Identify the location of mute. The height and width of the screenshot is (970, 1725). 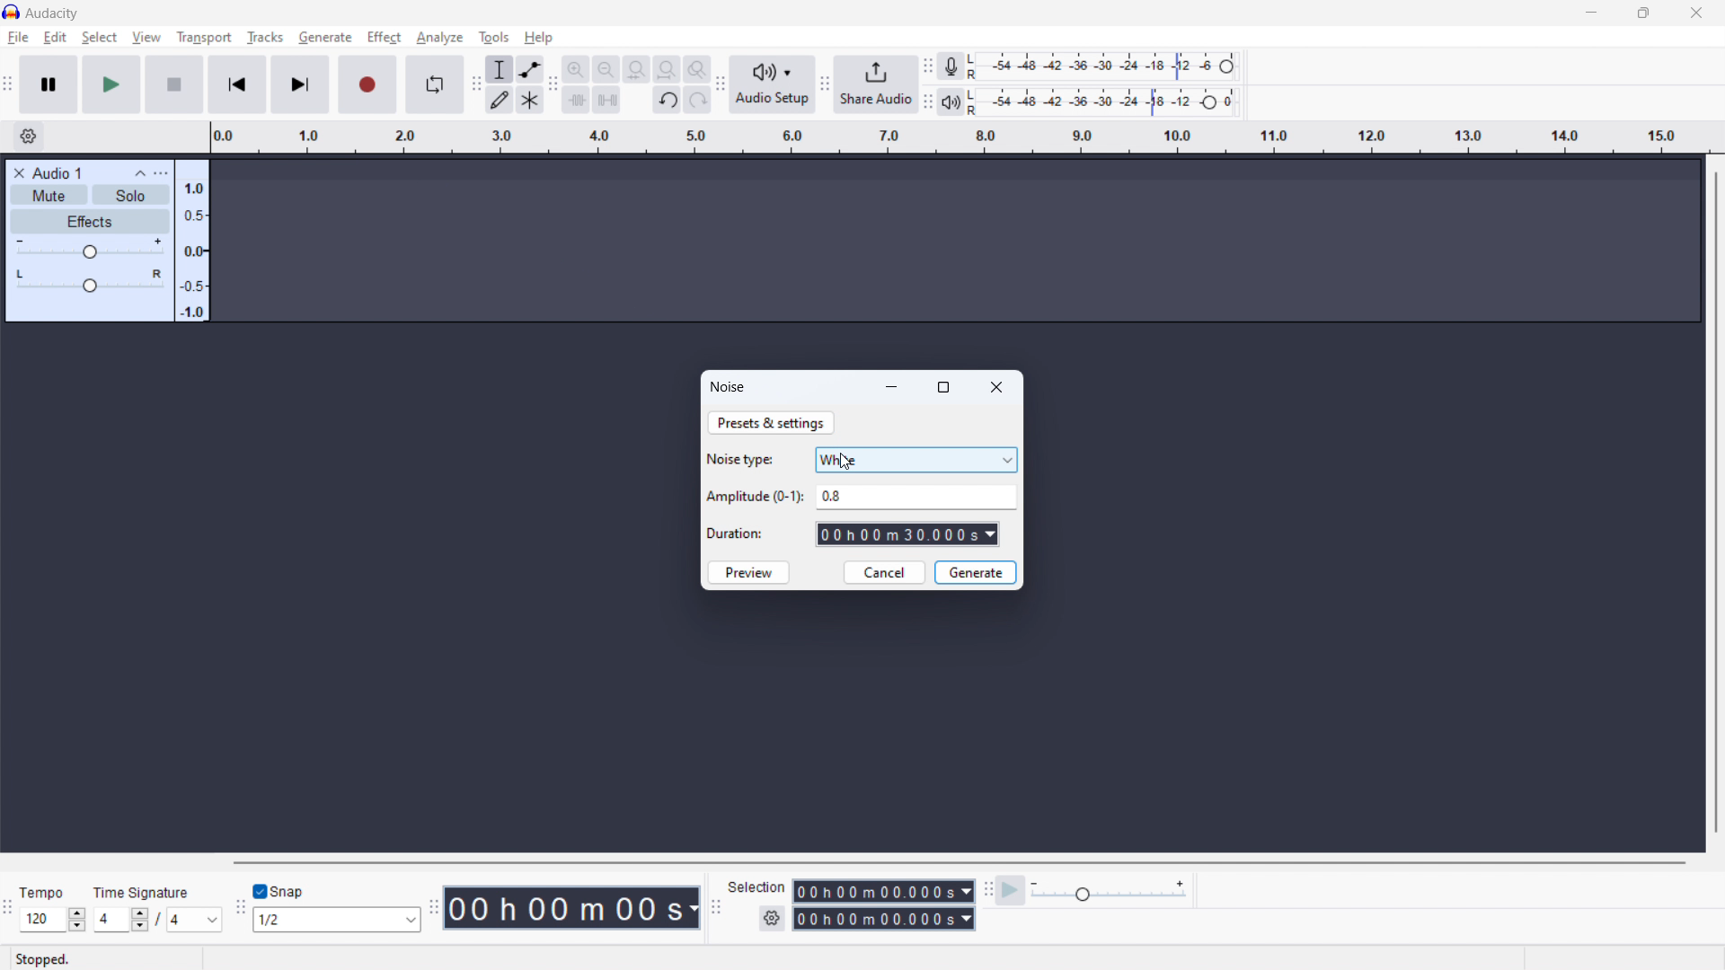
(49, 195).